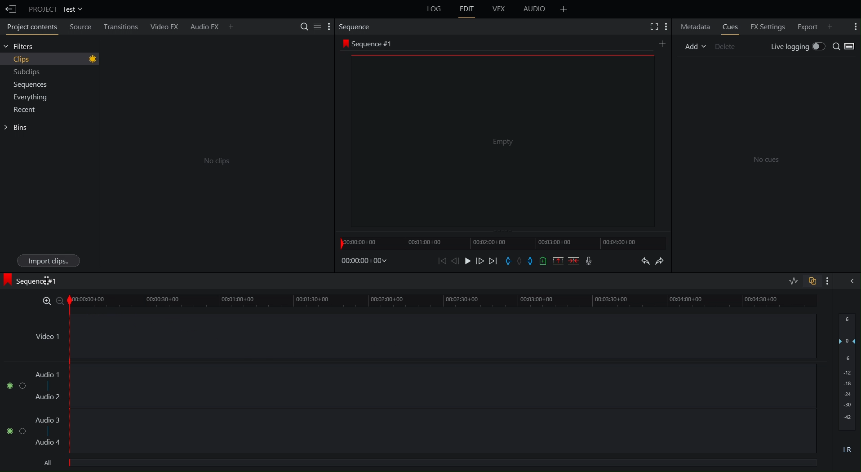 This screenshot has width=861, height=472. I want to click on Bookmark, so click(543, 260).